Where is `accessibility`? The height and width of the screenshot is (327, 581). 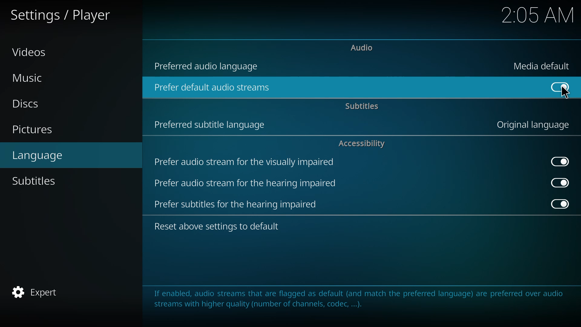
accessibility is located at coordinates (362, 144).